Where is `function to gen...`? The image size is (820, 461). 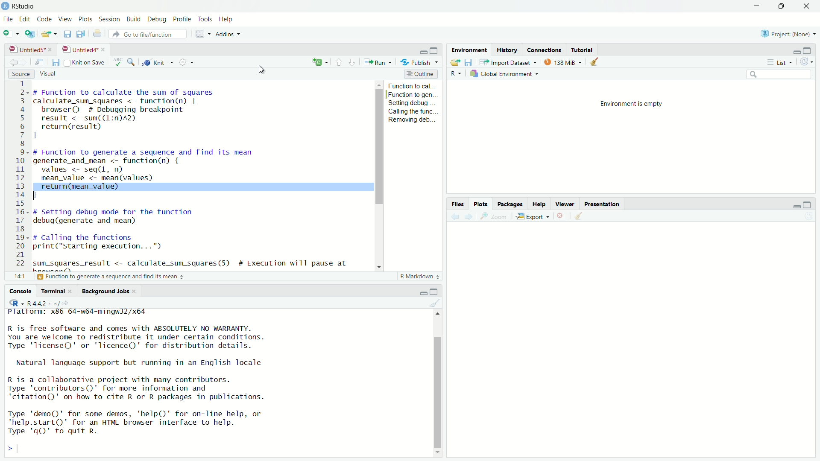
function to gen... is located at coordinates (411, 94).